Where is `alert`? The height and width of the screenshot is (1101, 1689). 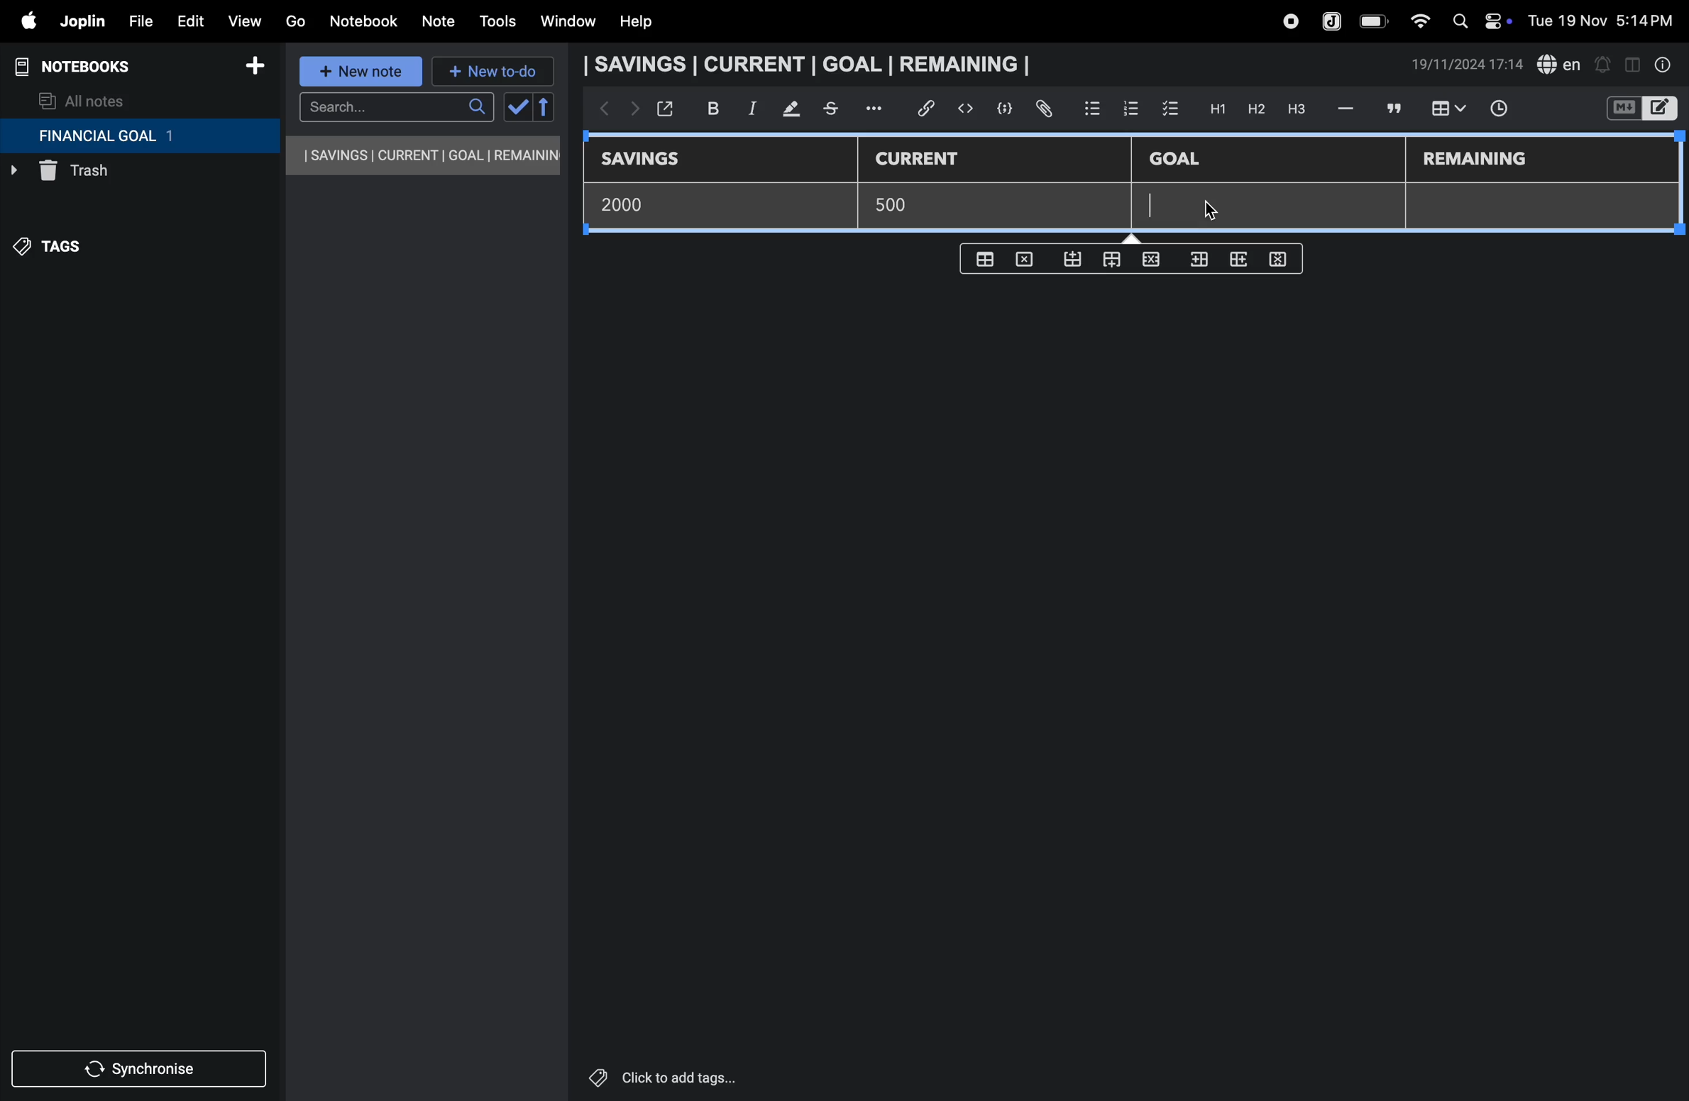
alert is located at coordinates (1602, 64).